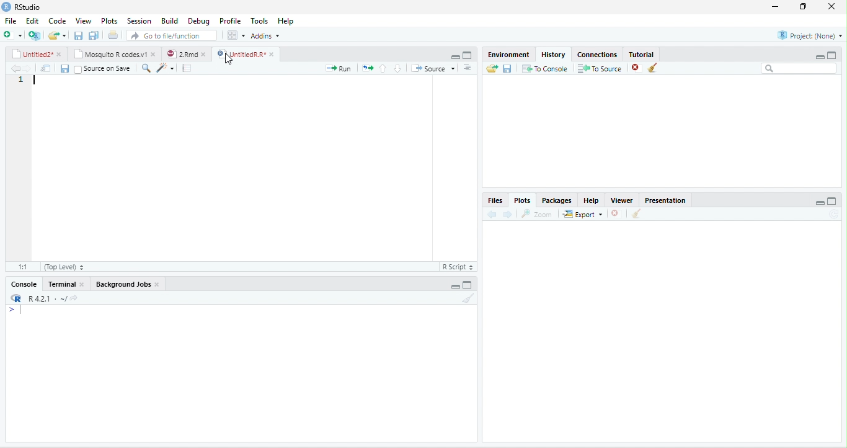 This screenshot has height=448, width=847. What do you see at coordinates (836, 53) in the screenshot?
I see `aximize ` at bounding box center [836, 53].